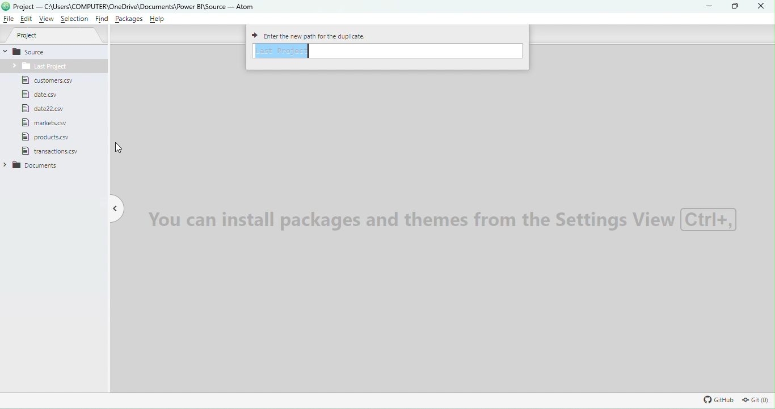  Describe the element at coordinates (49, 109) in the screenshot. I see `File` at that location.